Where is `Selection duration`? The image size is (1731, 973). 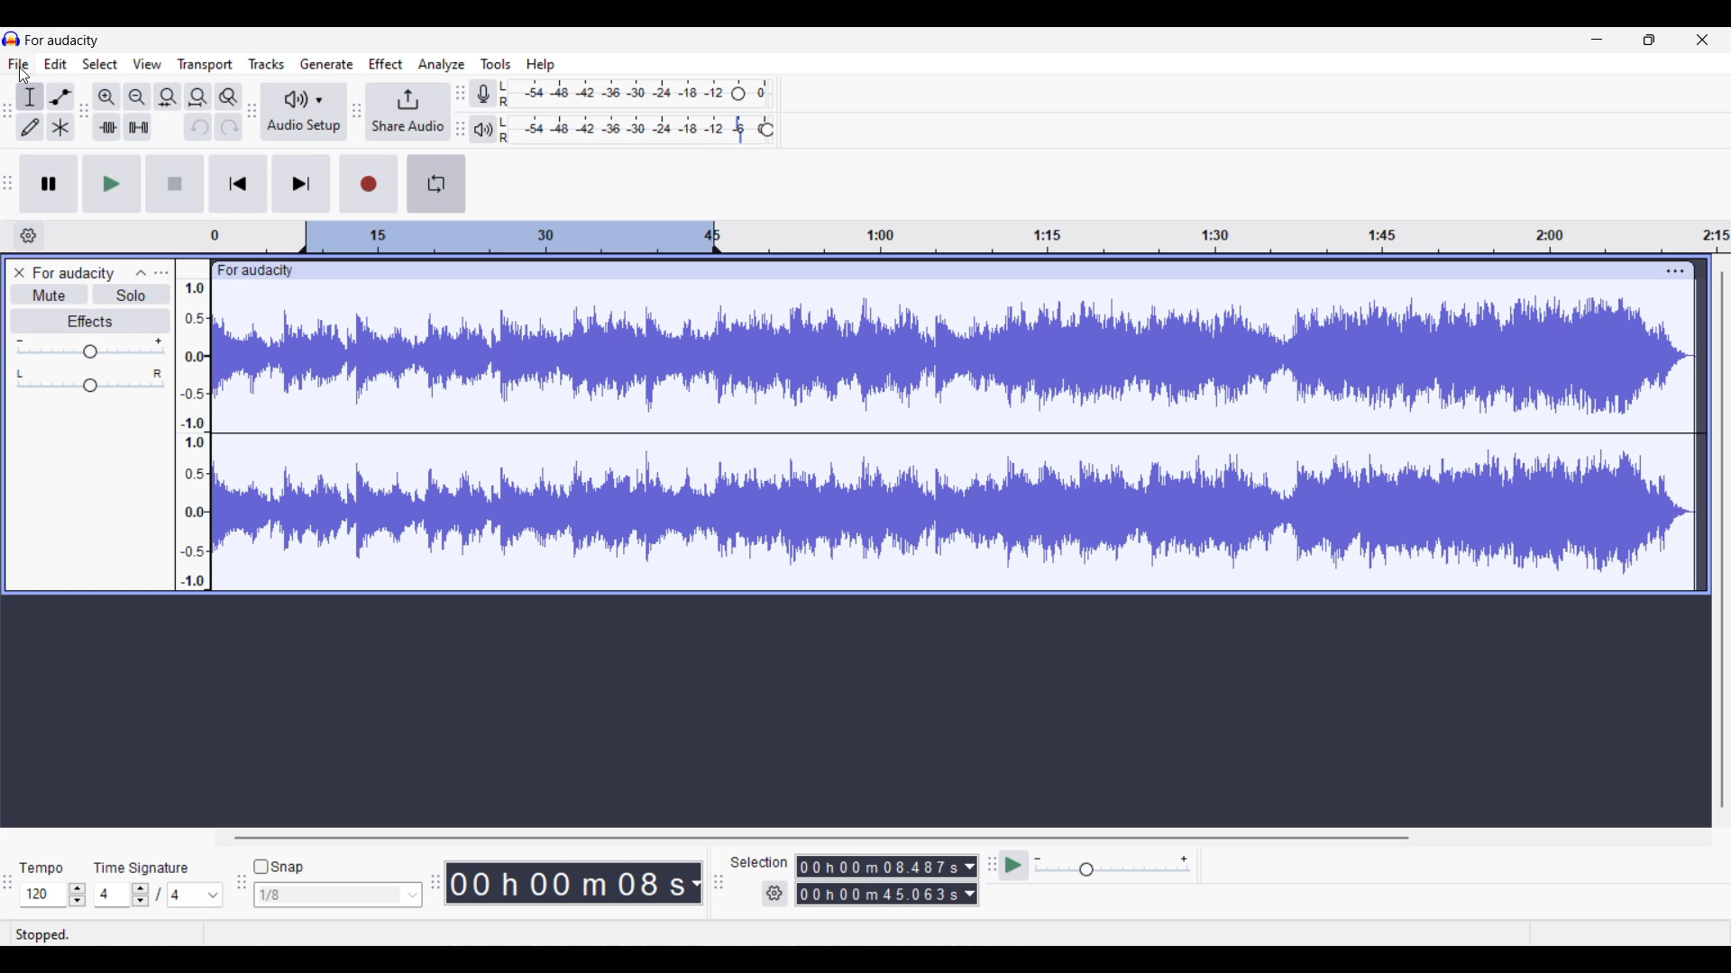
Selection duration is located at coordinates (879, 867).